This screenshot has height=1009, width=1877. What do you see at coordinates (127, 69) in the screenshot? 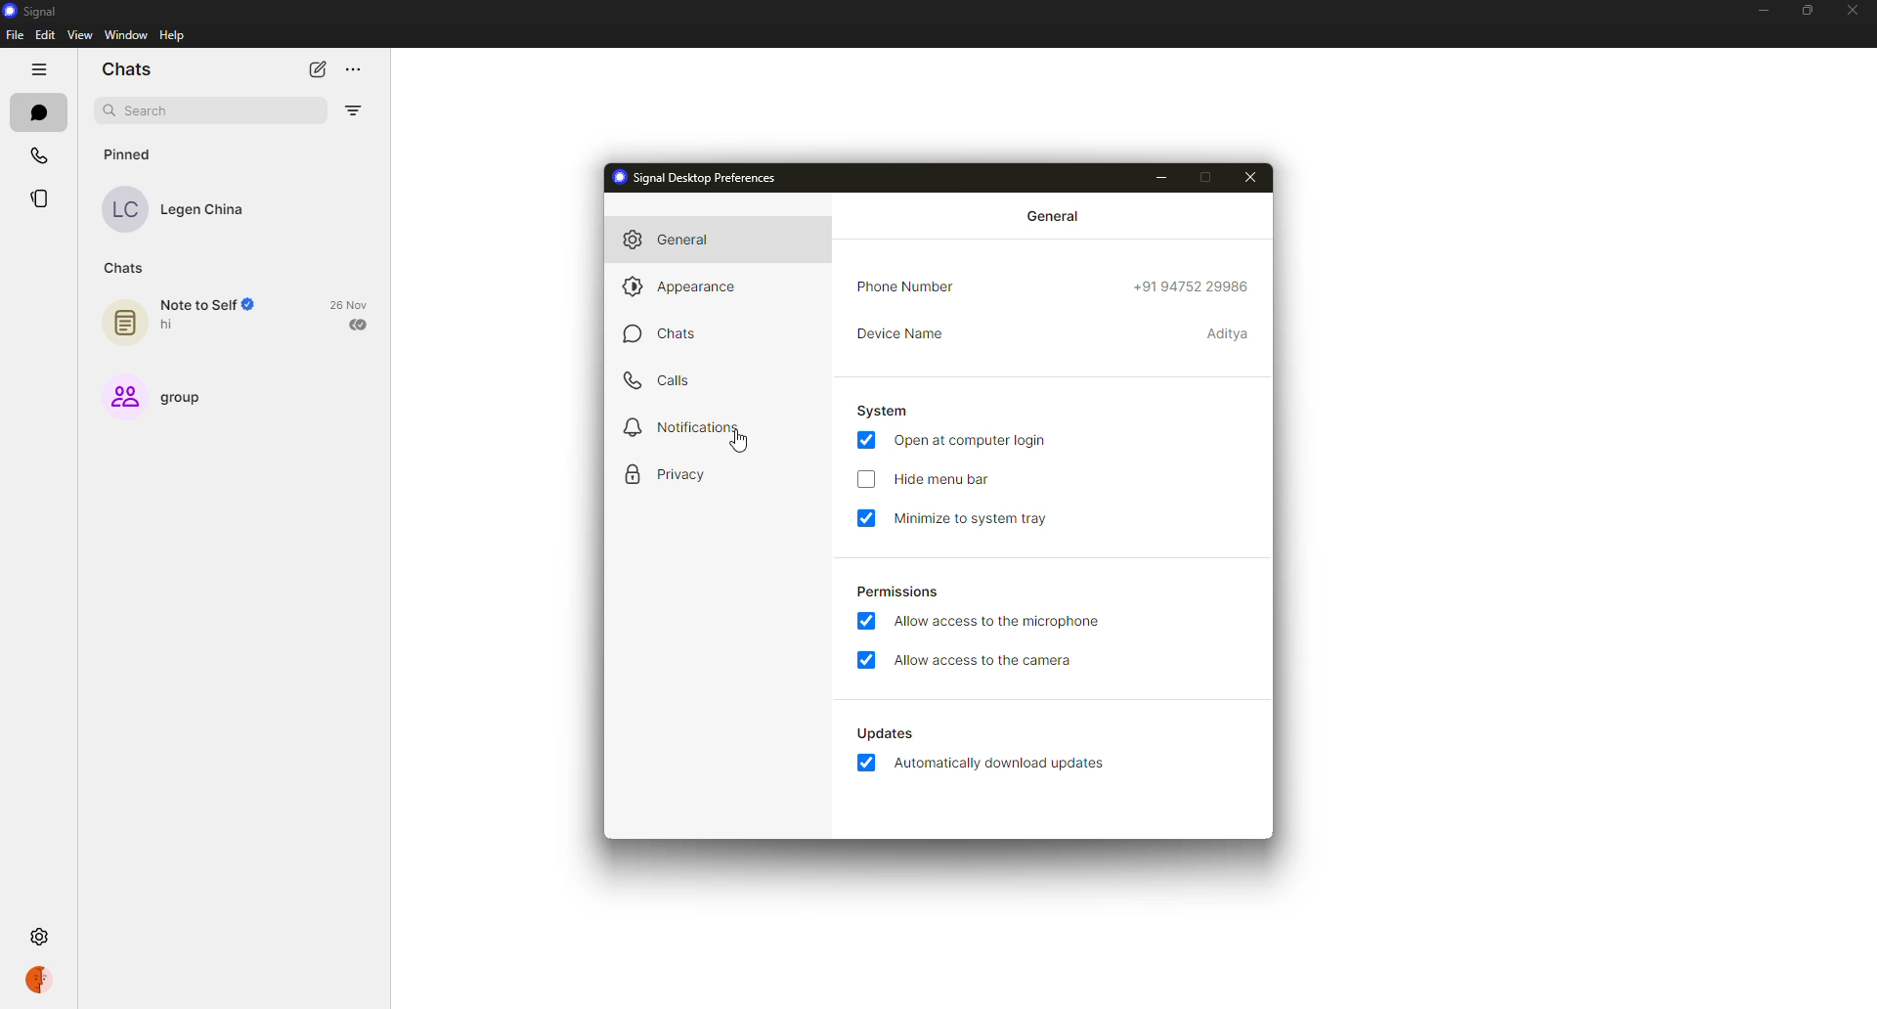
I see `chats` at bounding box center [127, 69].